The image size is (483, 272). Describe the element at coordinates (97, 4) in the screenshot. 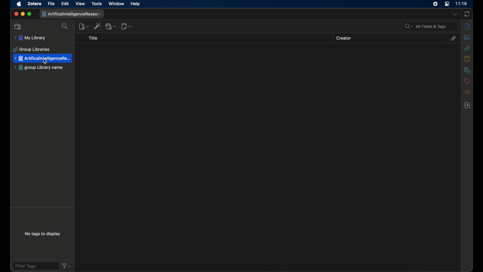

I see `tools` at that location.